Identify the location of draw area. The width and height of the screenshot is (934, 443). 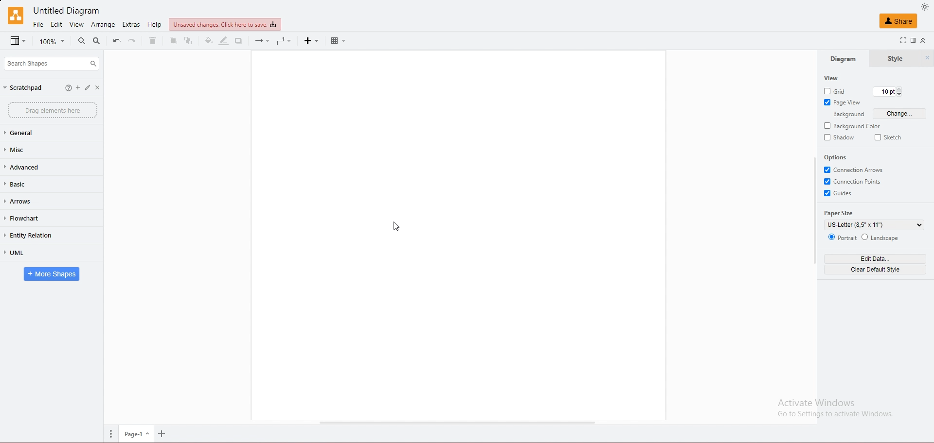
(459, 233).